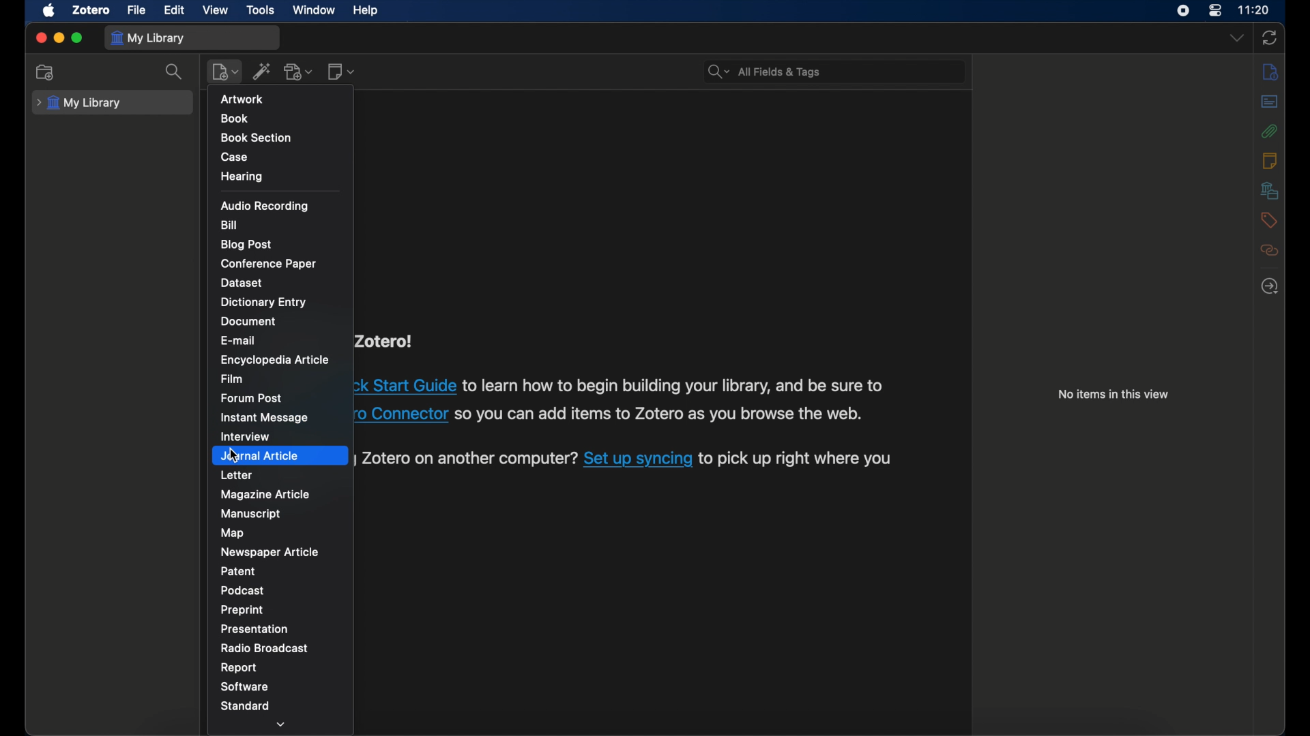  Describe the element at coordinates (1114, 395) in the screenshot. I see `no items in this view` at that location.